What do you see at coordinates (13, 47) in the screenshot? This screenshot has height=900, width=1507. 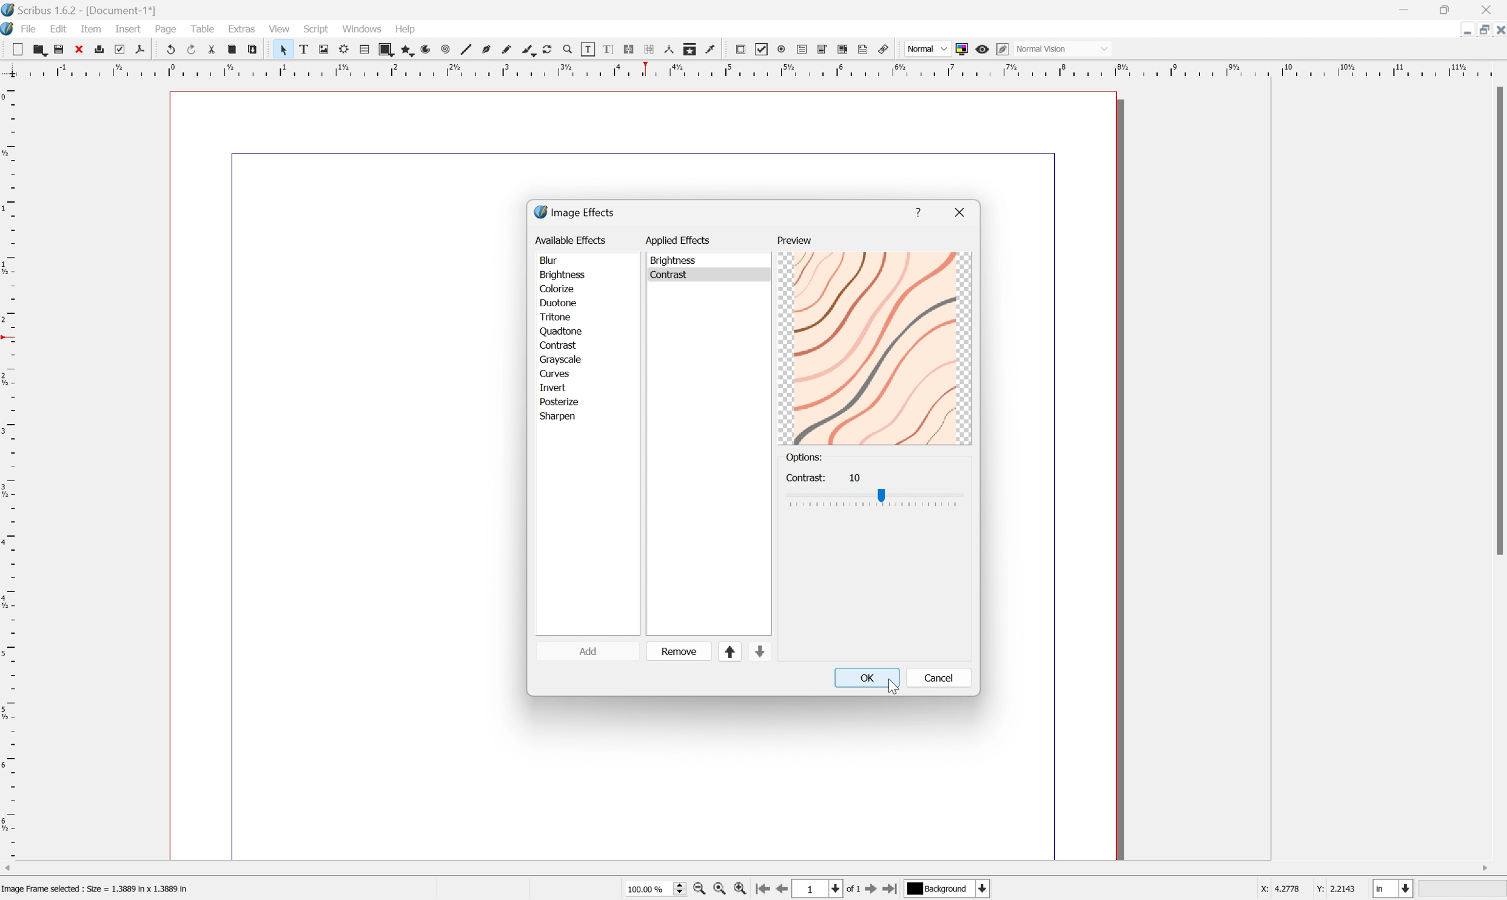 I see `New` at bounding box center [13, 47].